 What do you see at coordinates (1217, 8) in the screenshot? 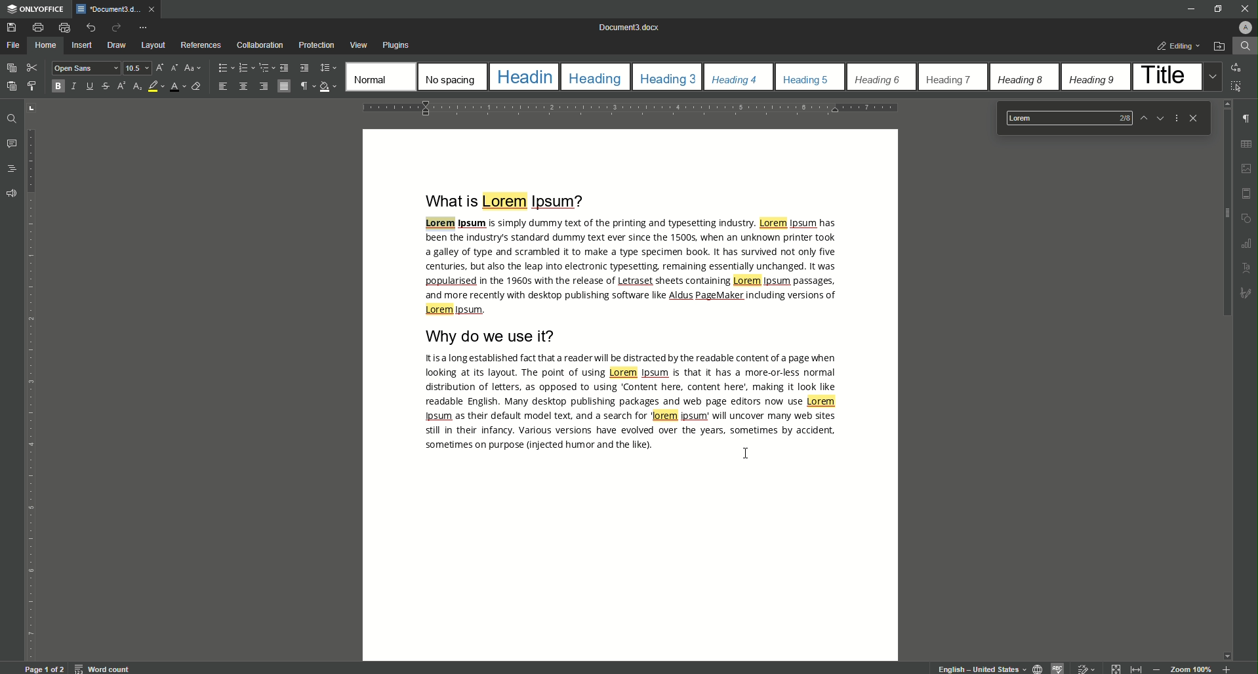
I see `Restore` at bounding box center [1217, 8].